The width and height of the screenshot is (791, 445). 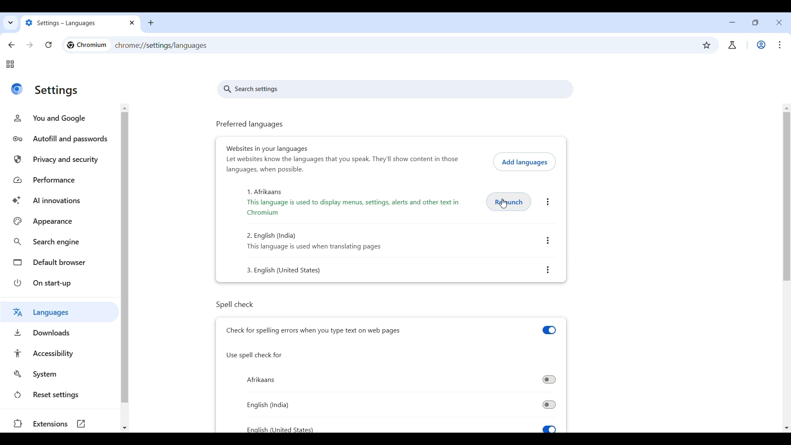 What do you see at coordinates (265, 148) in the screenshot?
I see `websites in your language` at bounding box center [265, 148].